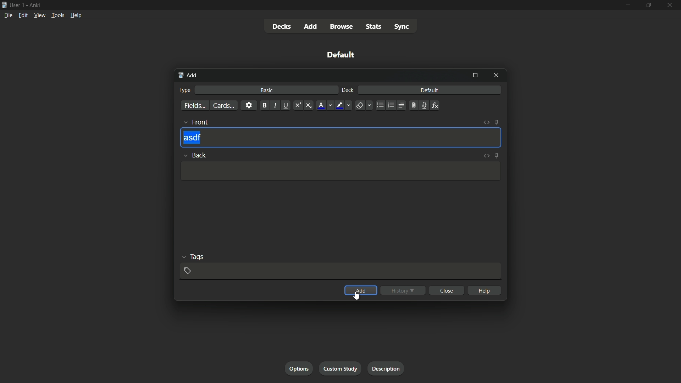 This screenshot has height=383, width=681. What do you see at coordinates (267, 90) in the screenshot?
I see `basic` at bounding box center [267, 90].